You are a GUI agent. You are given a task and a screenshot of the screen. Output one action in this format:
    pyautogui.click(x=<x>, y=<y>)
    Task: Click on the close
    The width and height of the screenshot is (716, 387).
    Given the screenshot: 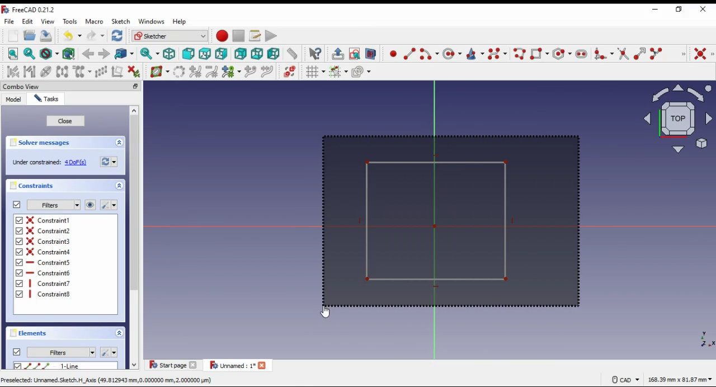 What is the action you would take?
    pyautogui.click(x=65, y=121)
    